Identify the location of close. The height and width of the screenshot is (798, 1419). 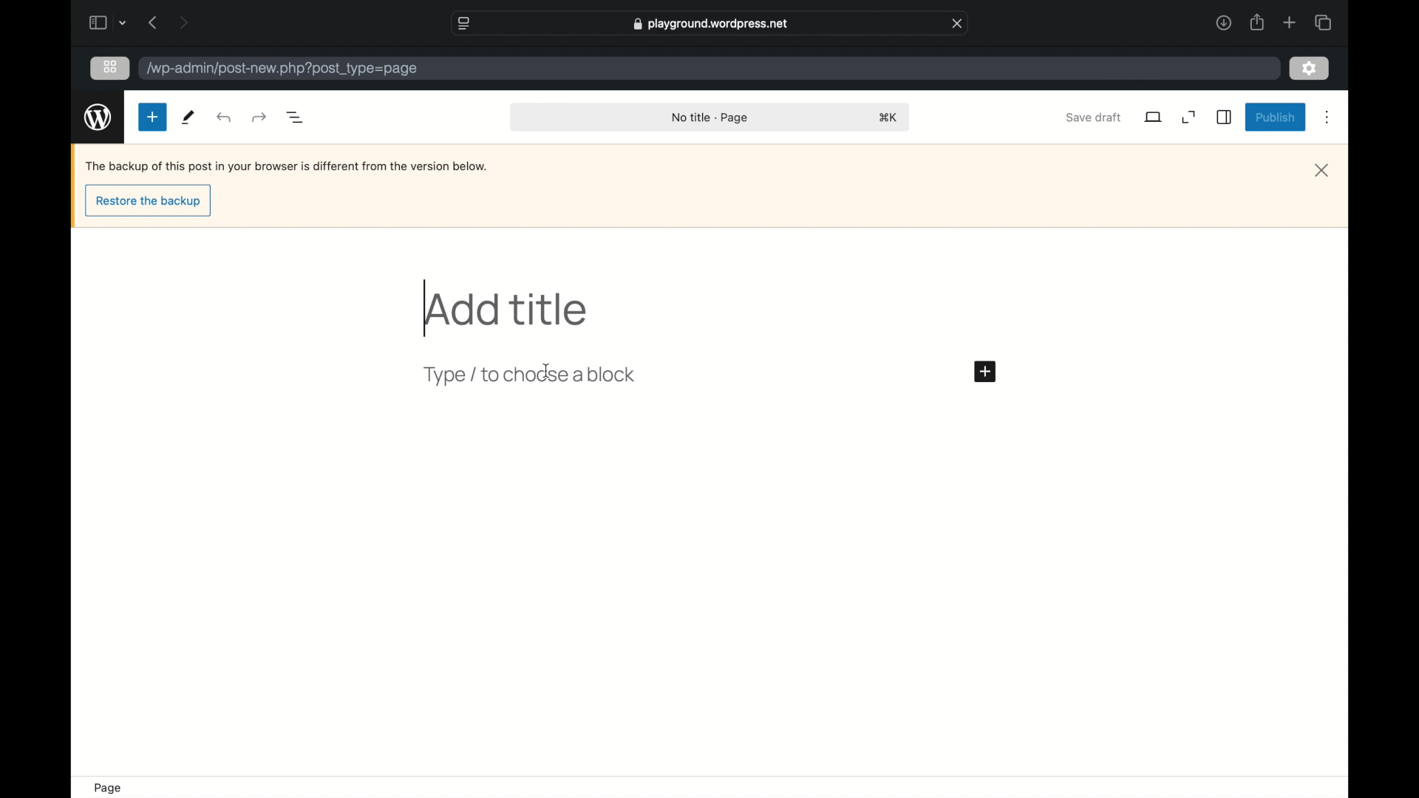
(958, 22).